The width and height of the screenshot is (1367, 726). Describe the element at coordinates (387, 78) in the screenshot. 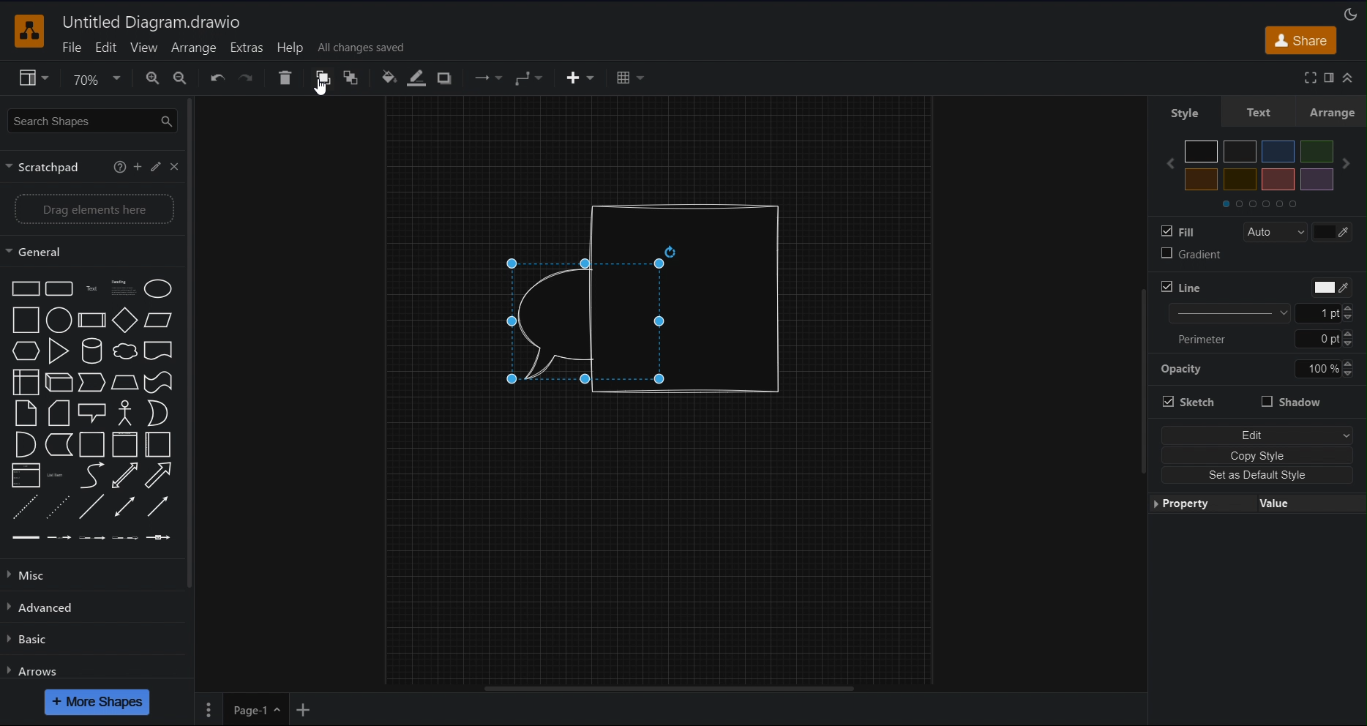

I see `Fill Color` at that location.